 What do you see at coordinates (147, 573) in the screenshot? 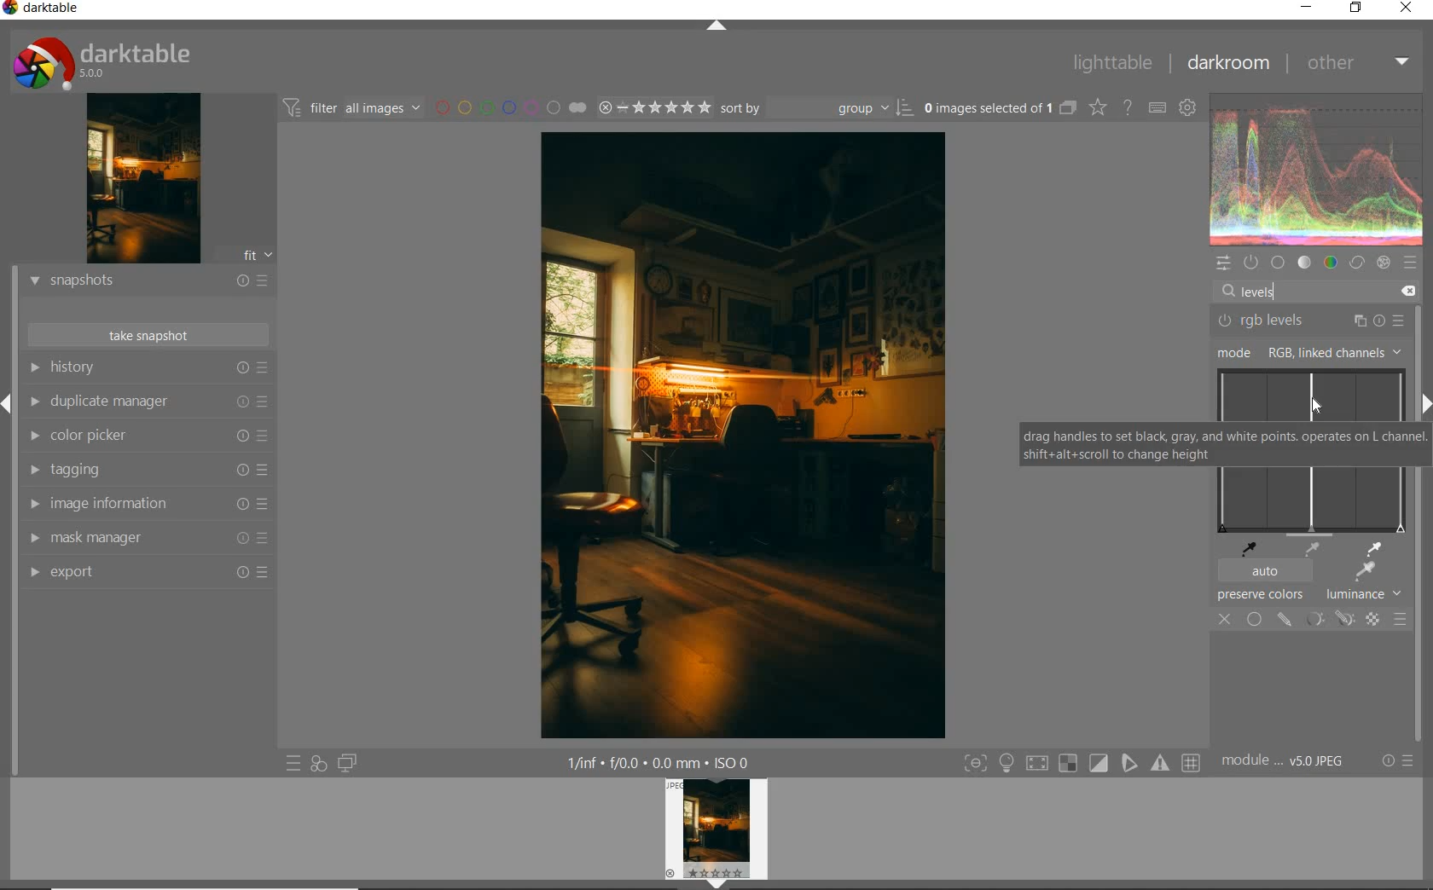
I see `export` at bounding box center [147, 573].